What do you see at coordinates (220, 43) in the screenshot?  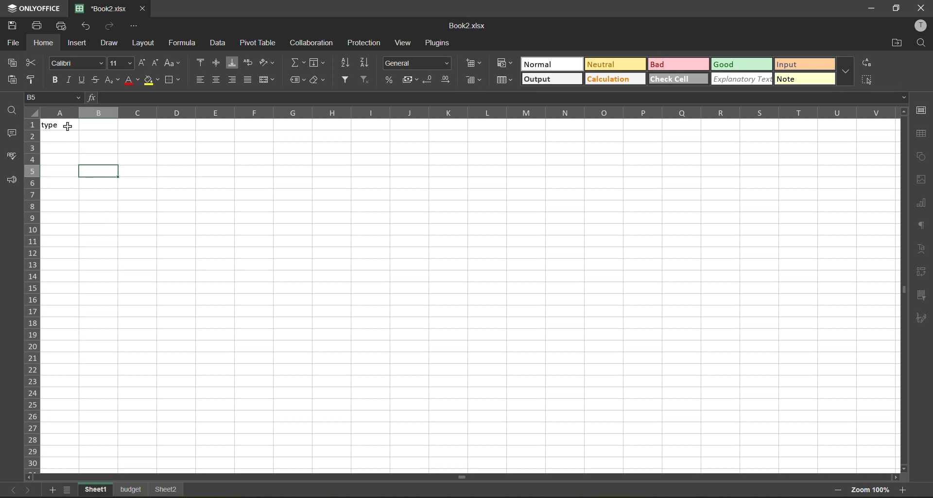 I see `data` at bounding box center [220, 43].